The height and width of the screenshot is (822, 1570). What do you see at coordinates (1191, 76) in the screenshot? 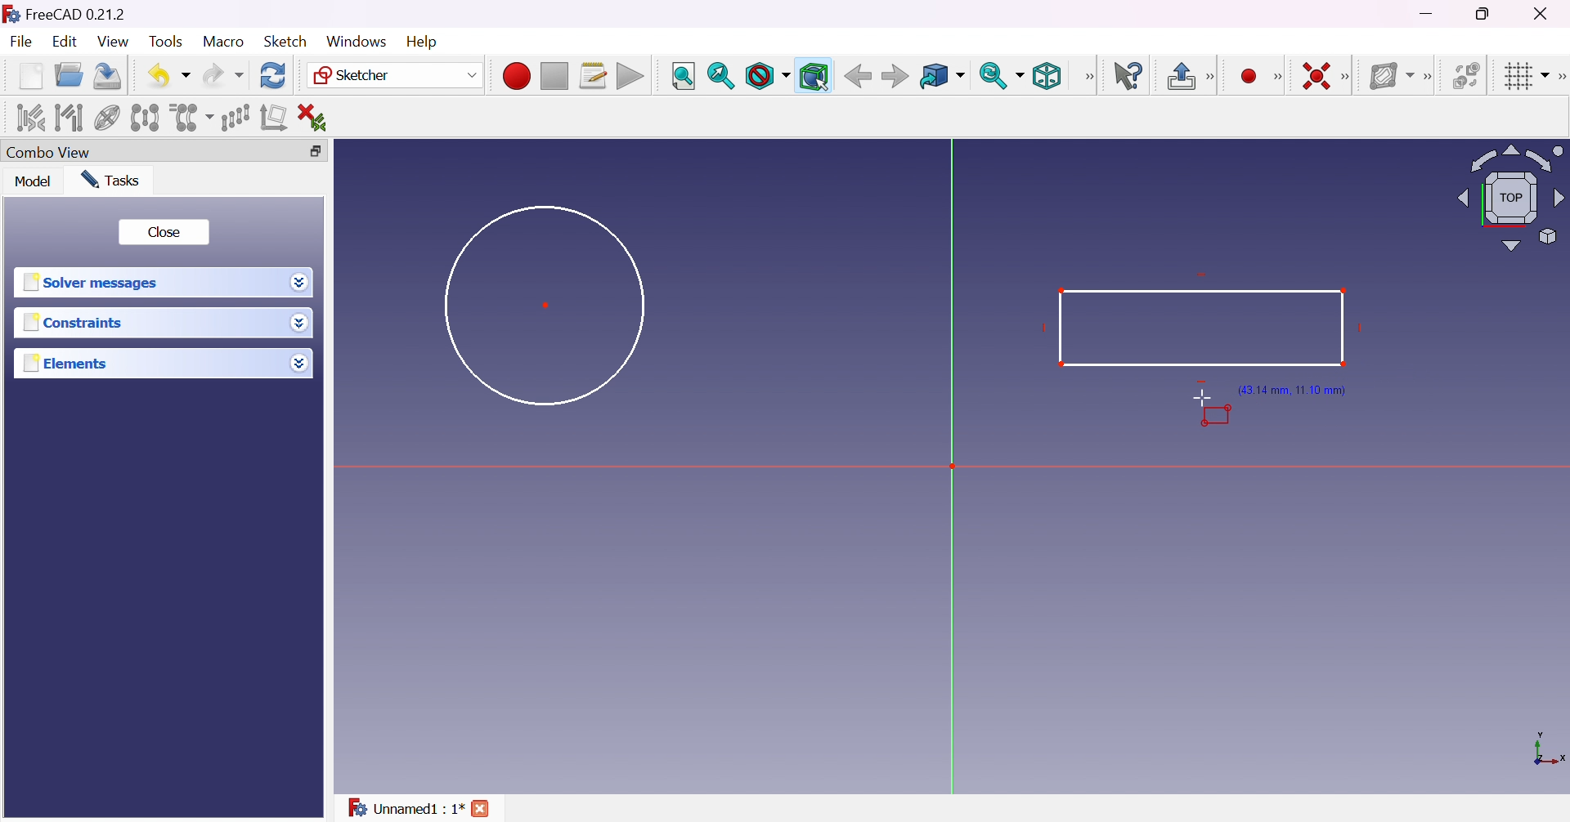
I see `Leave sketch` at bounding box center [1191, 76].